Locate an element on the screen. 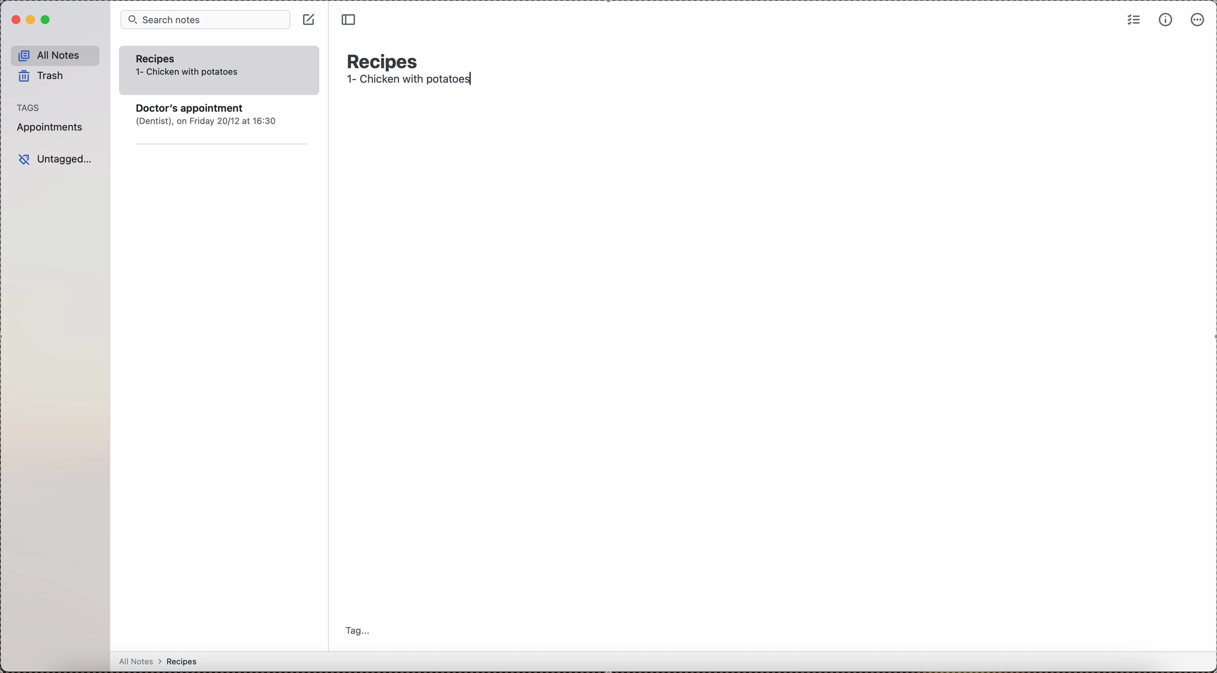  recipes note is located at coordinates (219, 71).